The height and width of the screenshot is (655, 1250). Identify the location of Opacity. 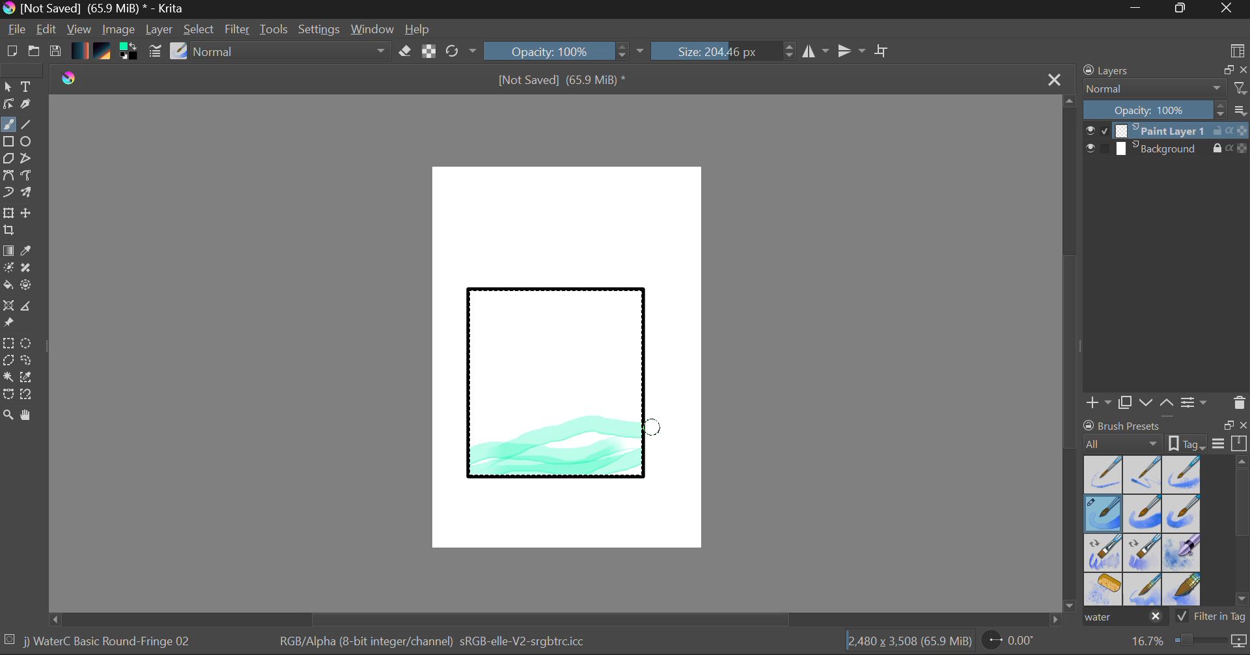
(566, 51).